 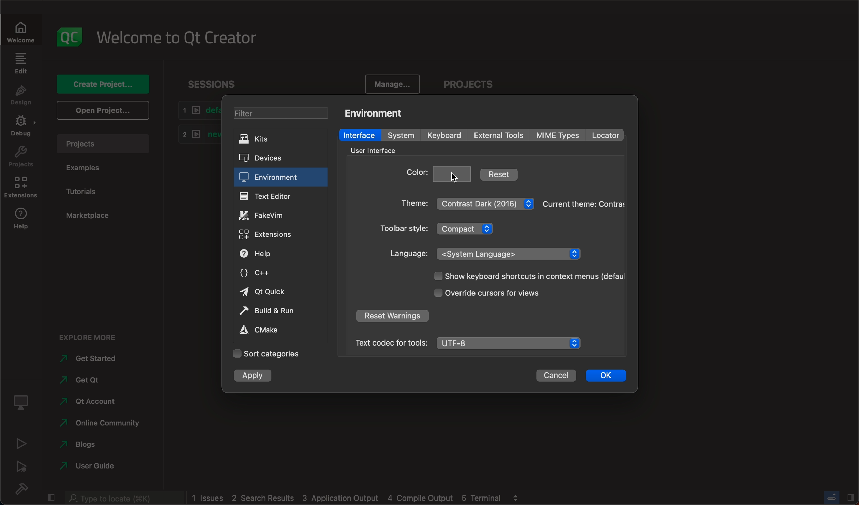 I want to click on view output, so click(x=517, y=495).